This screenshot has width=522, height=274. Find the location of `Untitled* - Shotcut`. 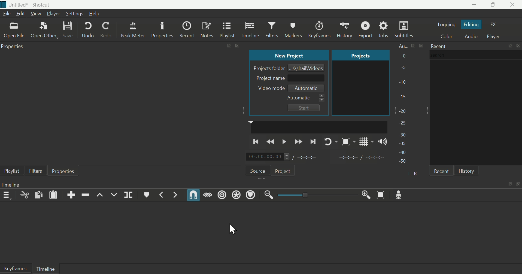

Untitled* - Shotcut is located at coordinates (28, 5).